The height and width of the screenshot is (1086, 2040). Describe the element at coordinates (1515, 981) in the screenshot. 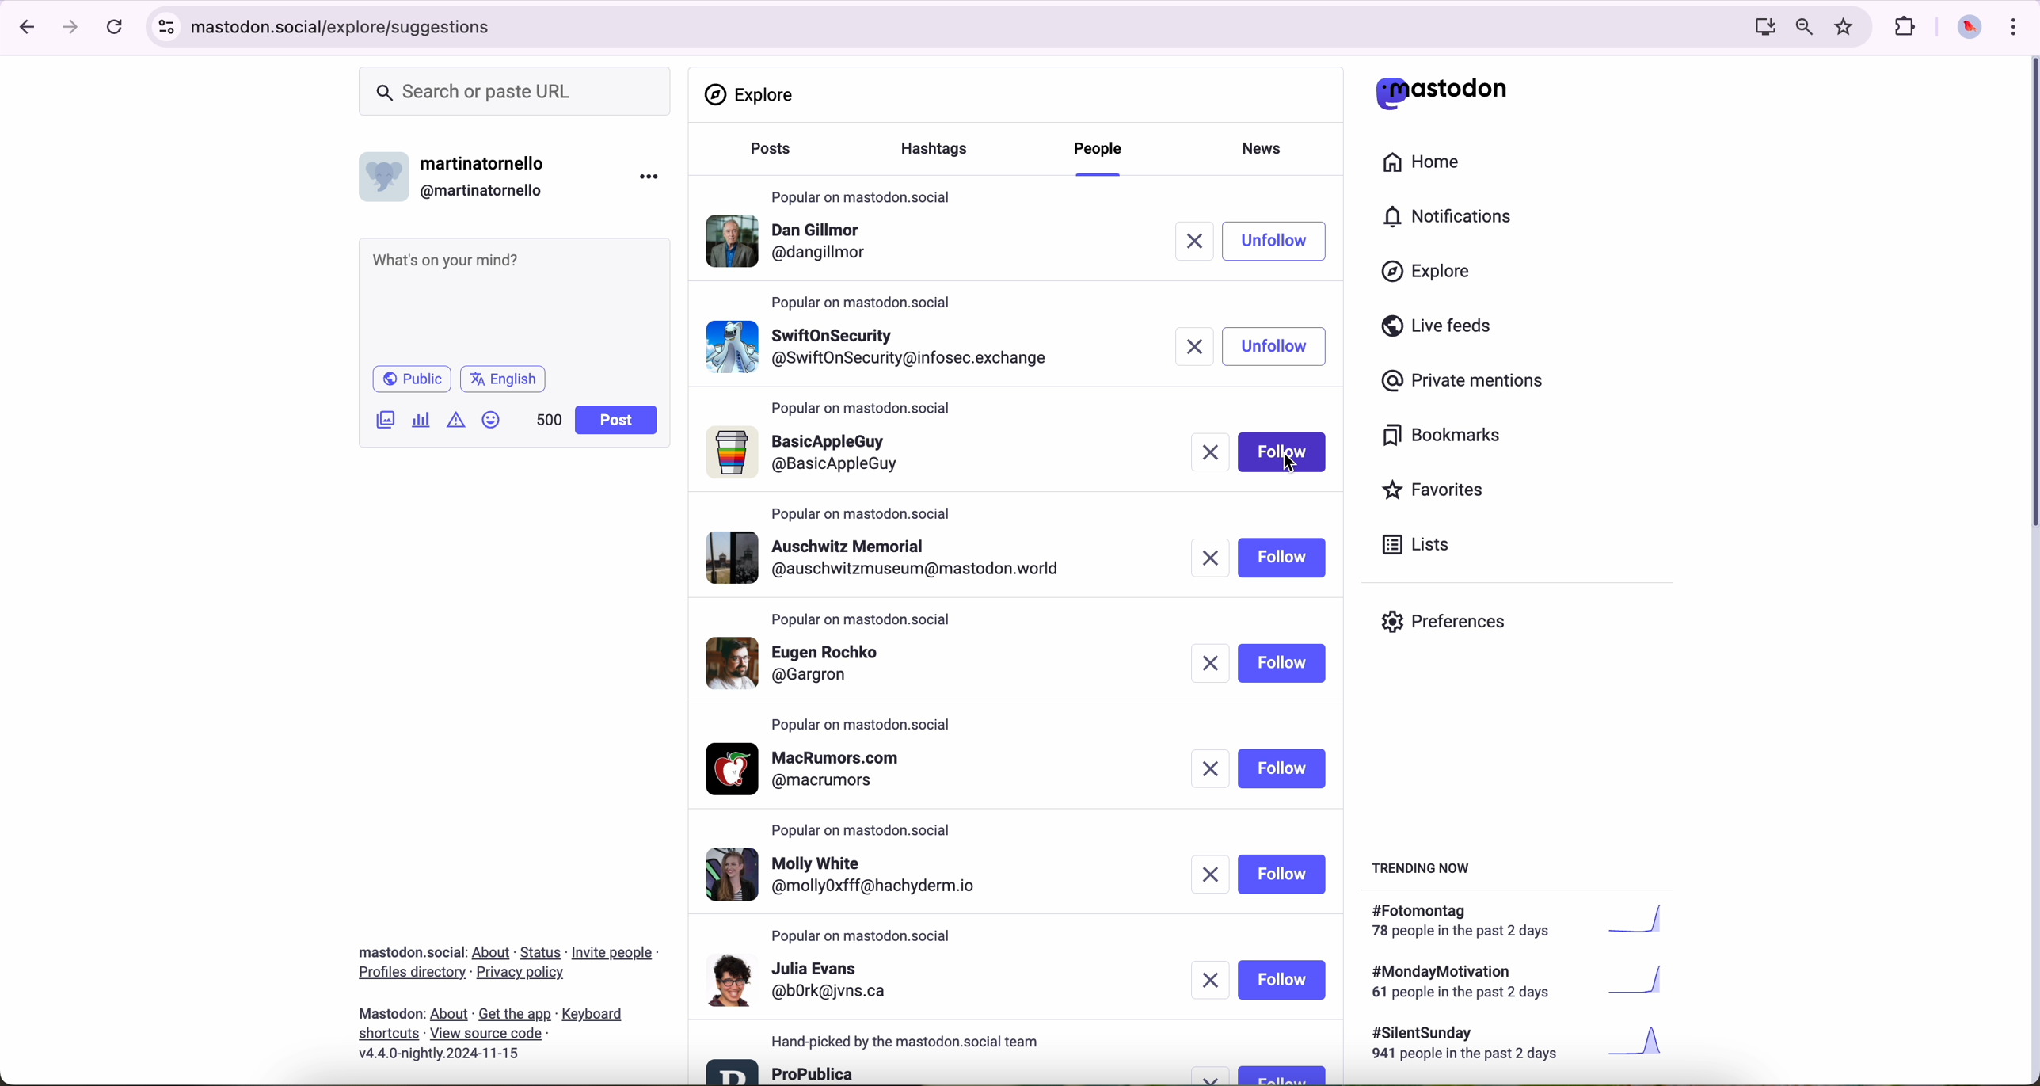

I see `#mondaymotivation` at that location.